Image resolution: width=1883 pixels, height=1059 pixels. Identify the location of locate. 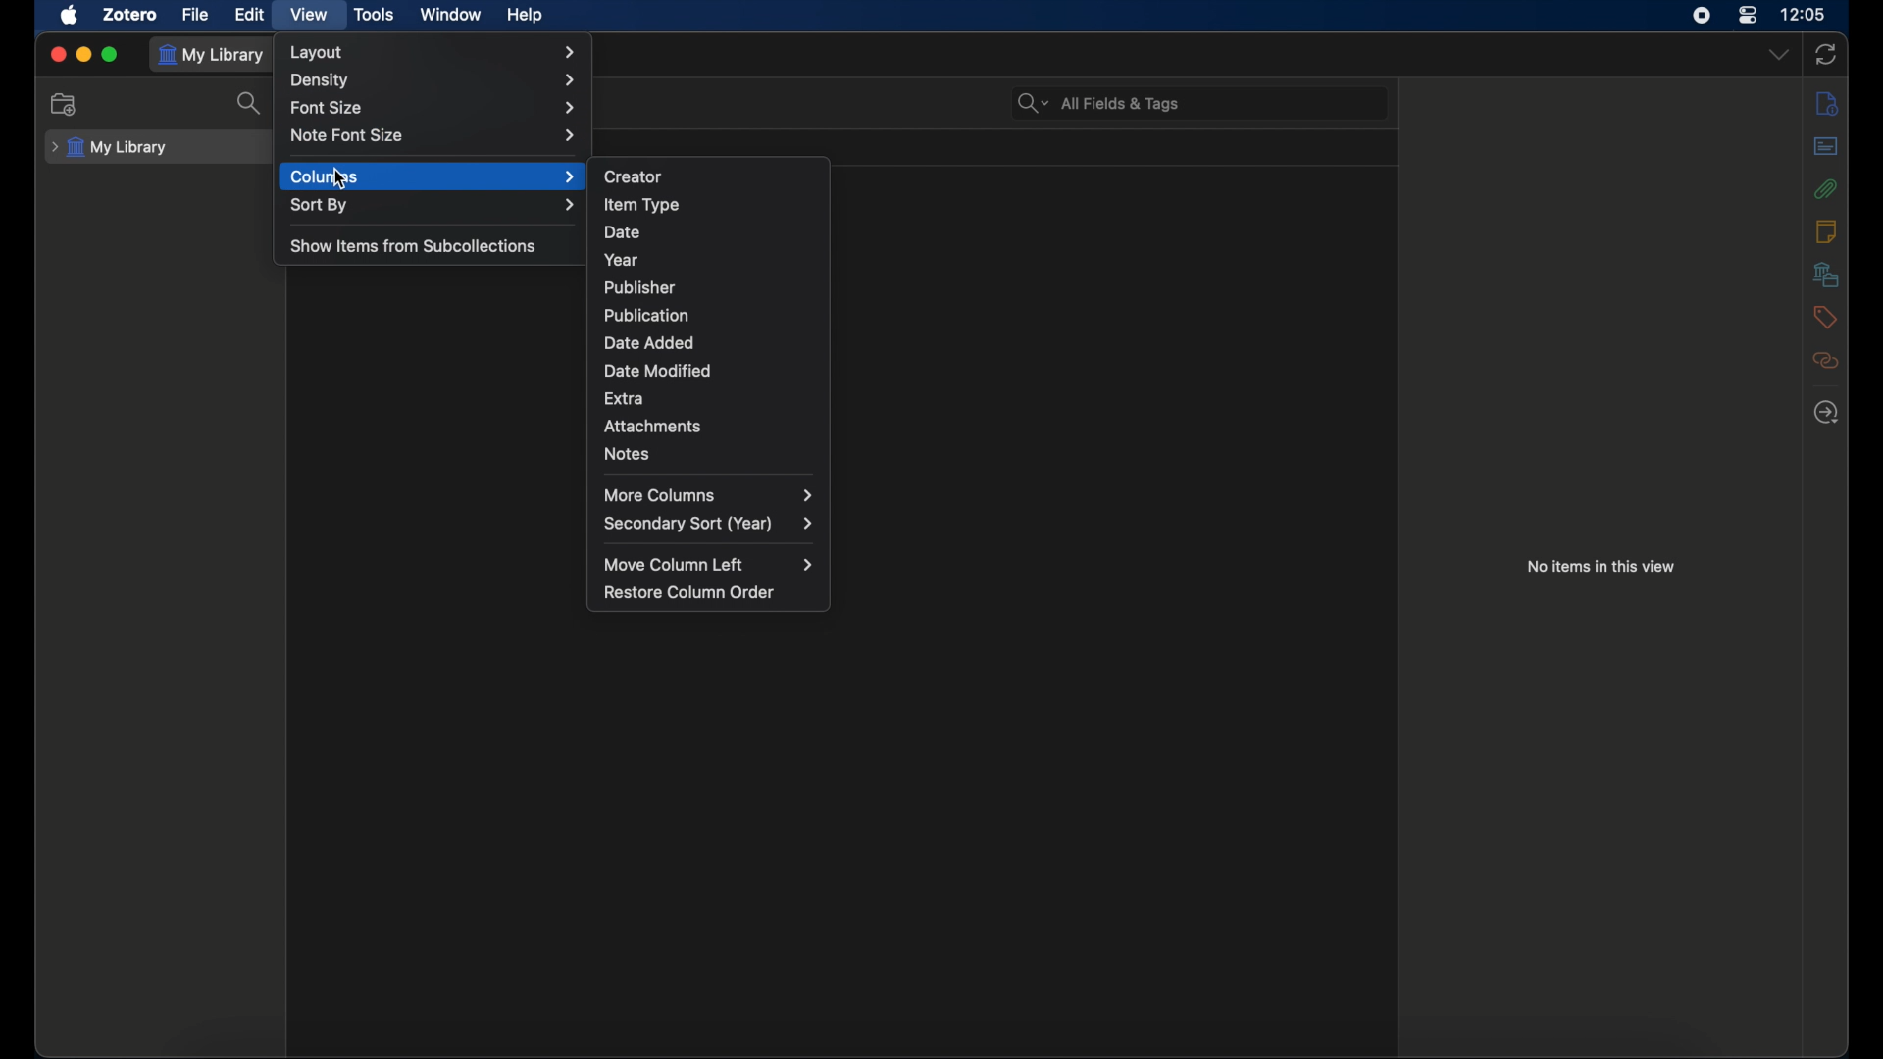
(1825, 414).